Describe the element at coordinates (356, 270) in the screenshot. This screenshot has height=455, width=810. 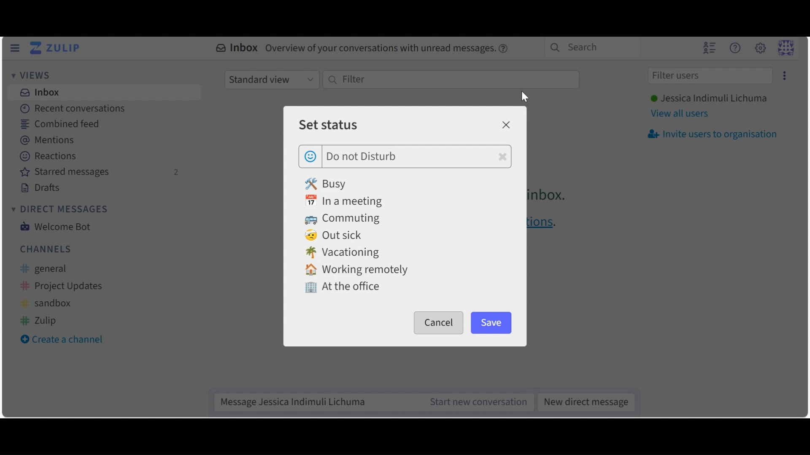
I see `Working remotely` at that location.